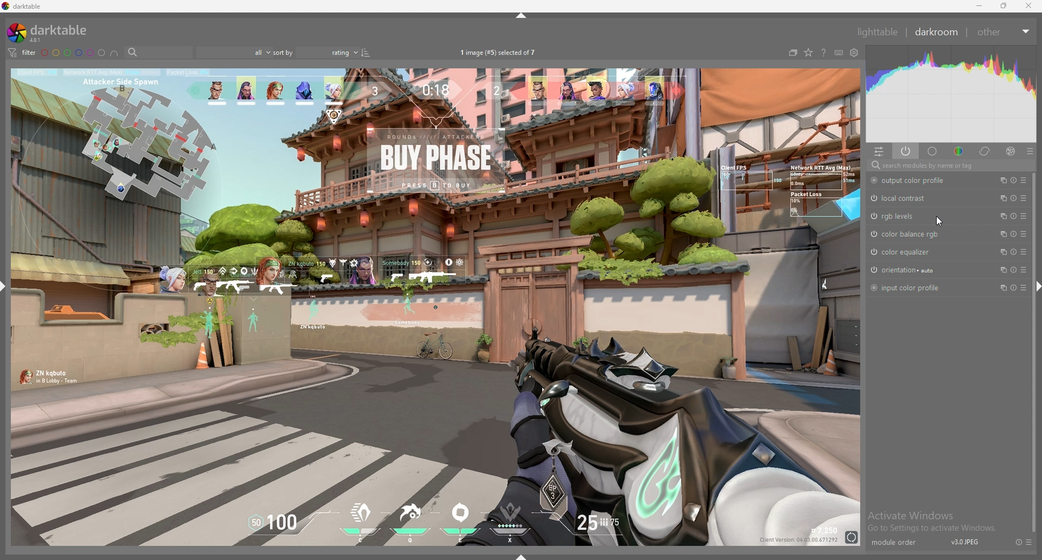 This screenshot has height=560, width=1042. What do you see at coordinates (1024, 198) in the screenshot?
I see `presets` at bounding box center [1024, 198].